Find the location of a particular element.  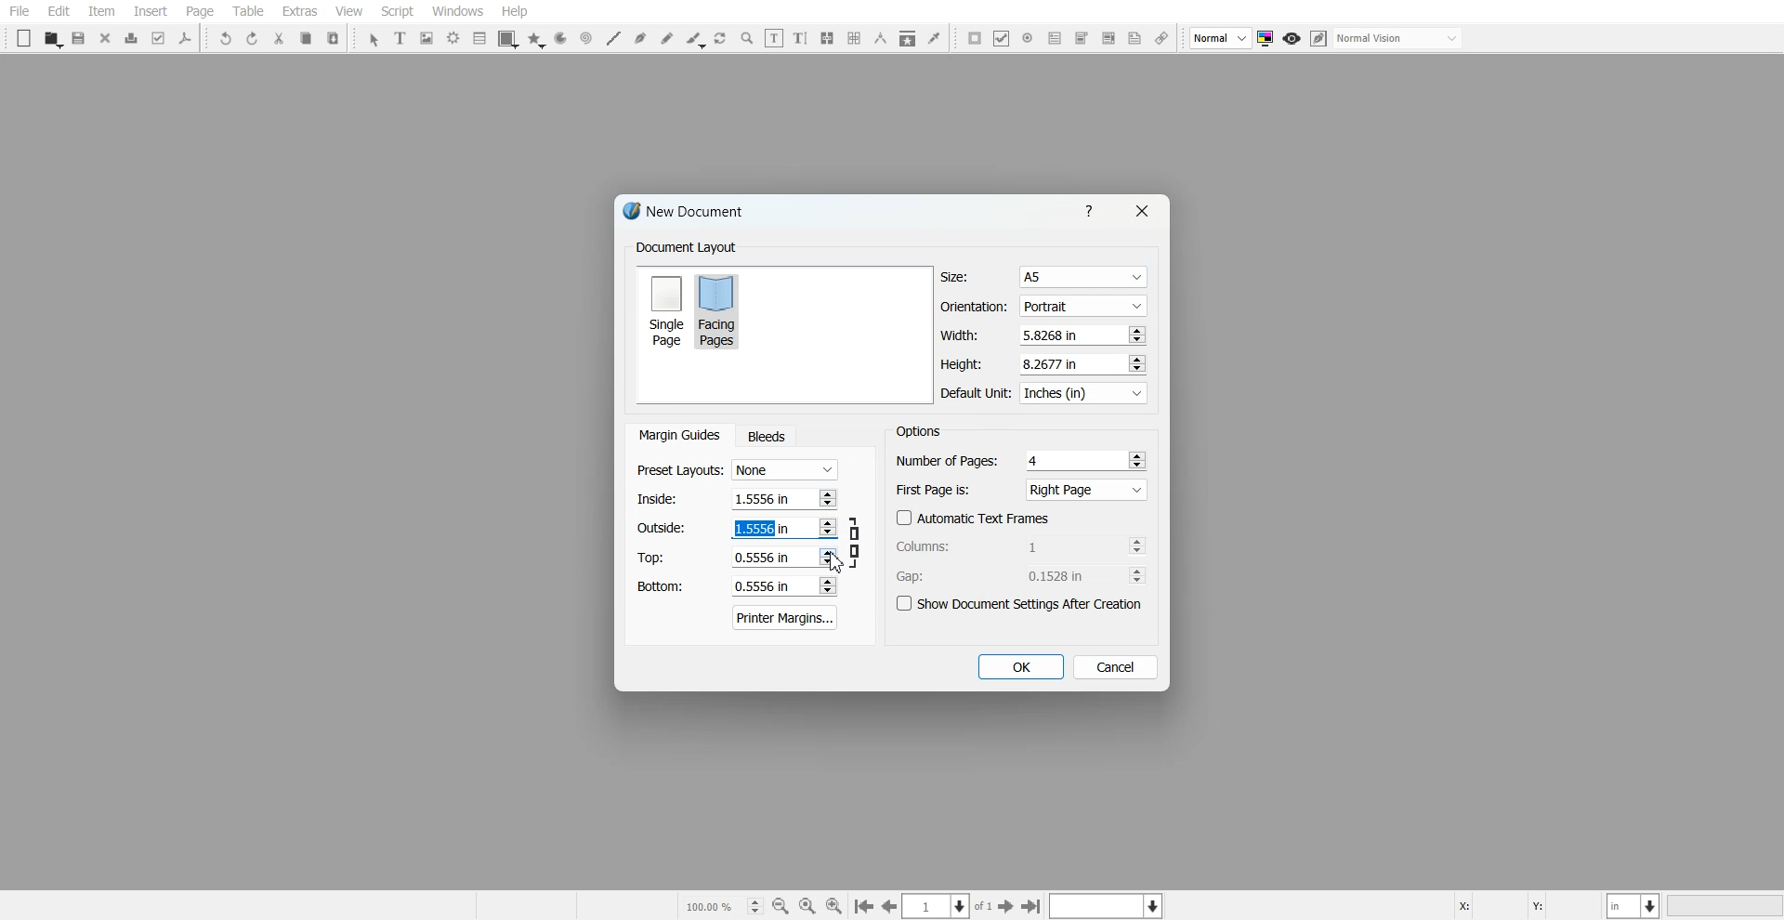

Left margin adjuster is located at coordinates (737, 498).